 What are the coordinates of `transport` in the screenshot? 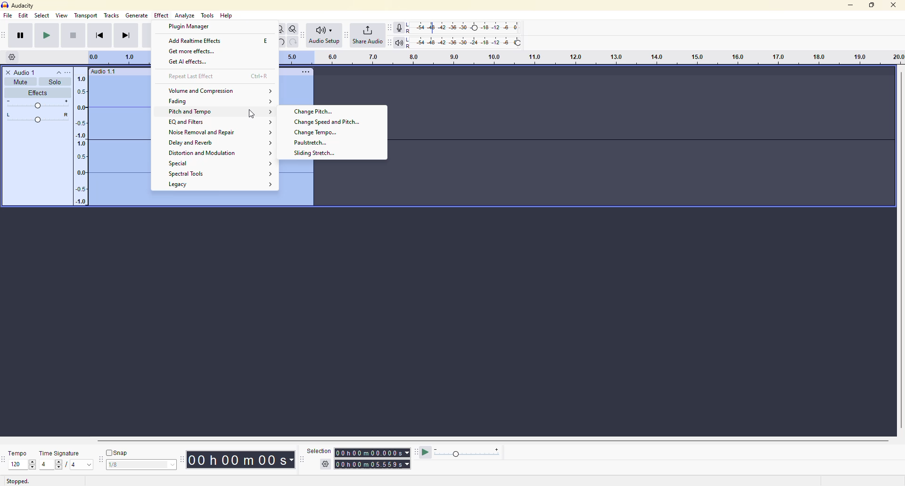 It's located at (86, 15).